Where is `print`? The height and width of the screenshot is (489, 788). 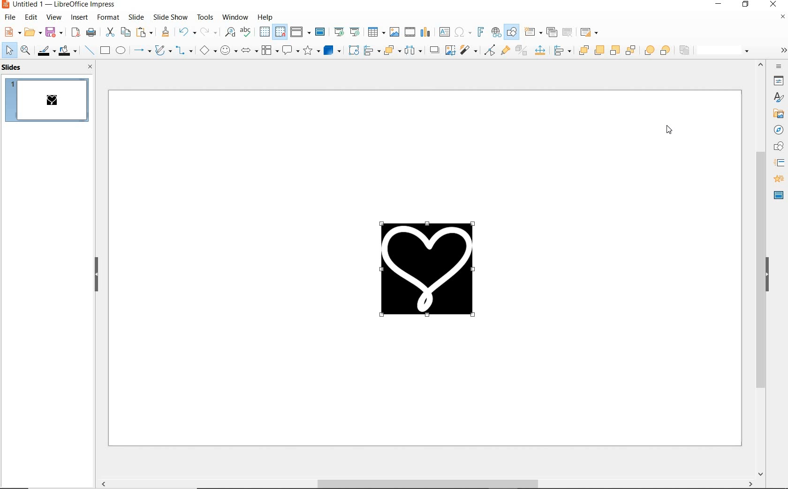
print is located at coordinates (91, 32).